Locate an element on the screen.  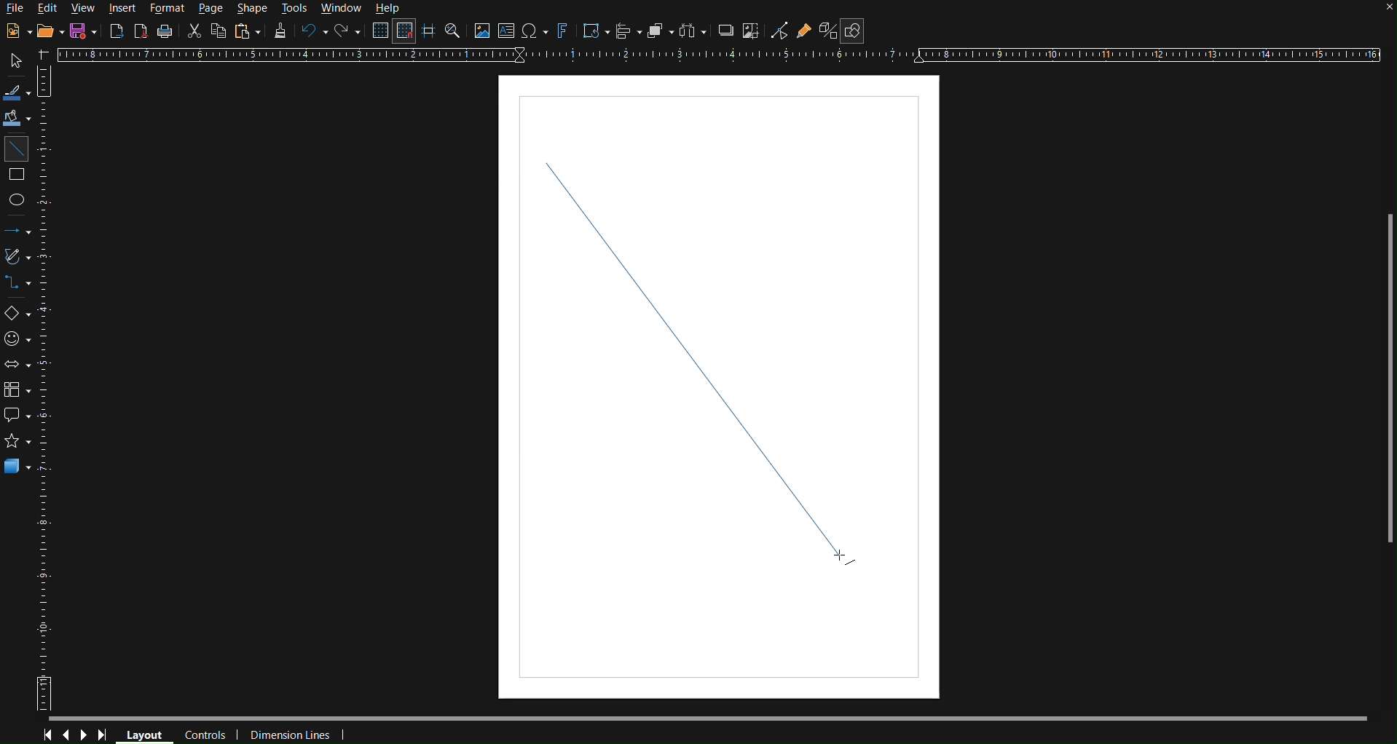
Save is located at coordinates (79, 31).